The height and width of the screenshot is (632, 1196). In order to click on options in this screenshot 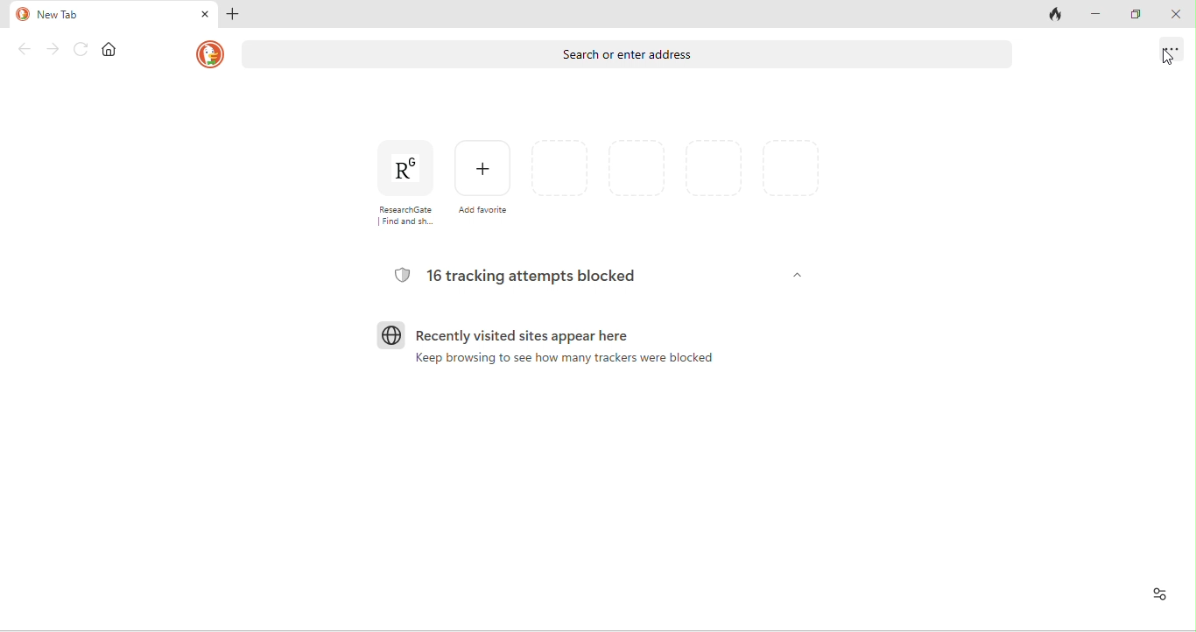, I will do `click(1166, 49)`.